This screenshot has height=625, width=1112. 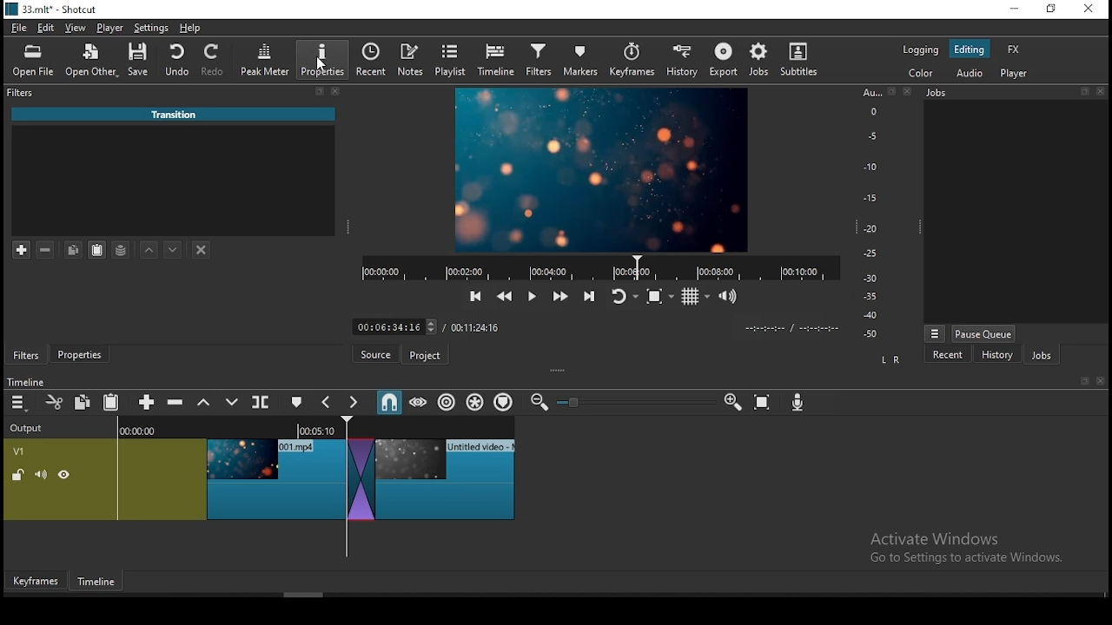 What do you see at coordinates (1102, 91) in the screenshot?
I see `` at bounding box center [1102, 91].